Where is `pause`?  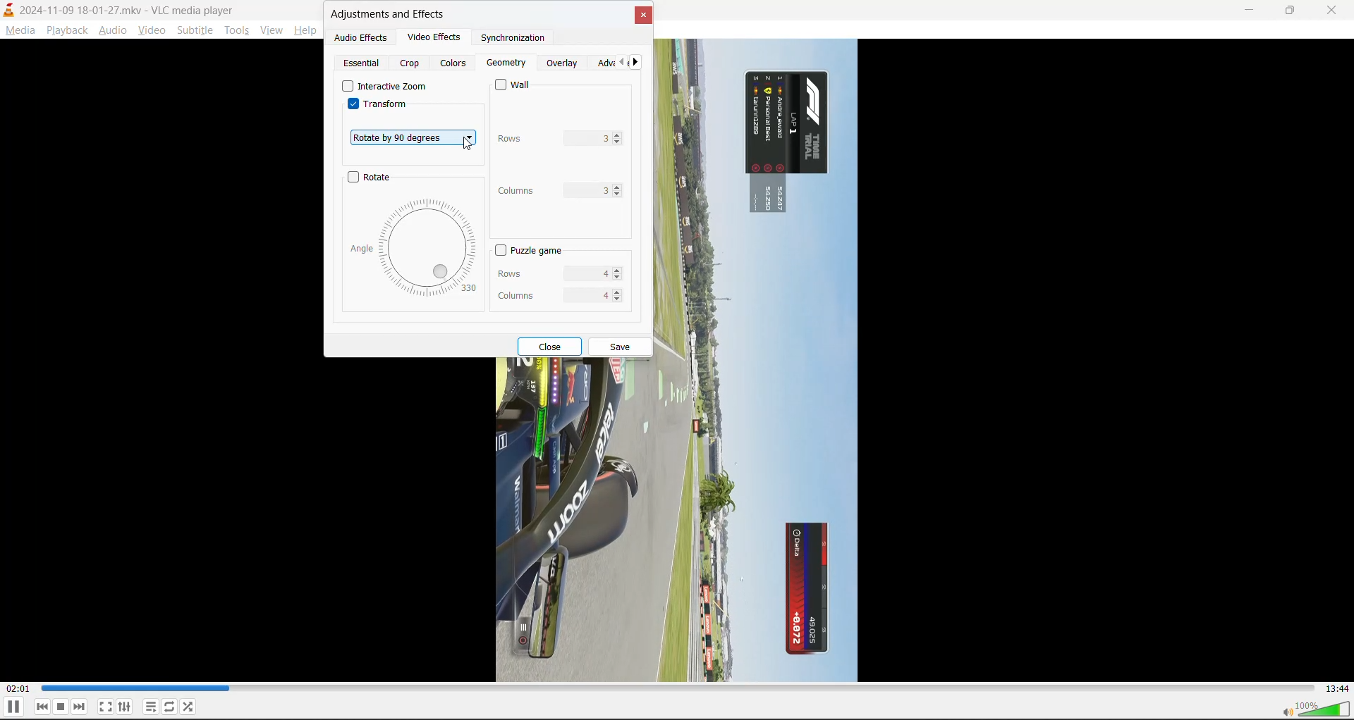
pause is located at coordinates (13, 708).